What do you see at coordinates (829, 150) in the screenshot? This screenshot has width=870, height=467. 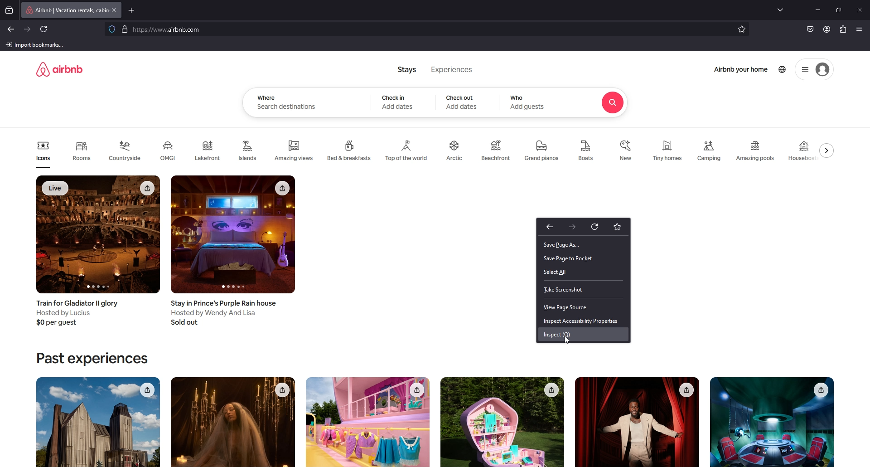 I see `swipe to right` at bounding box center [829, 150].